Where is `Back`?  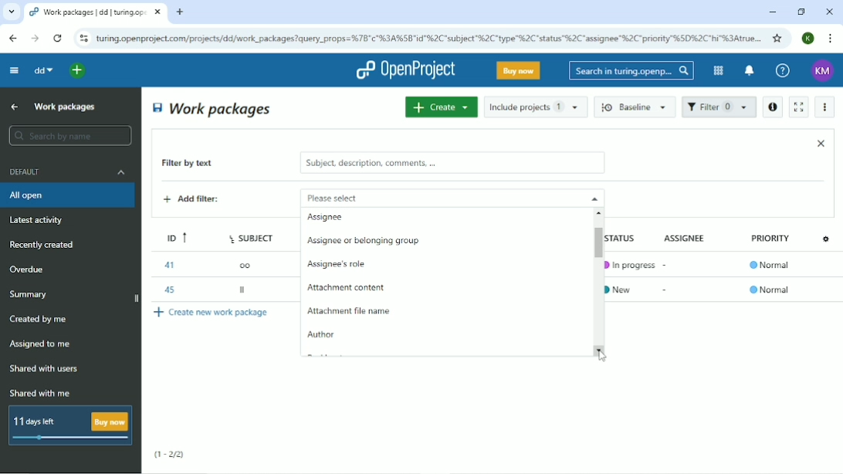 Back is located at coordinates (12, 38).